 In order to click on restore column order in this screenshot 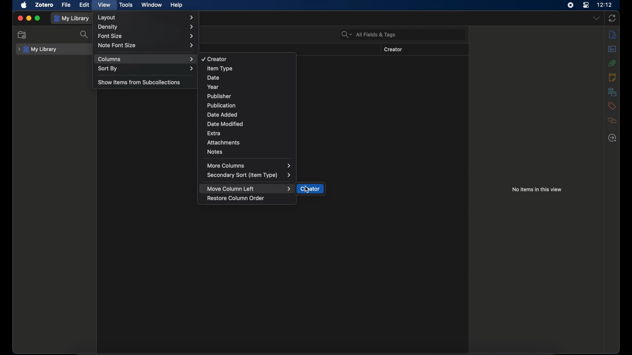, I will do `click(236, 198)`.